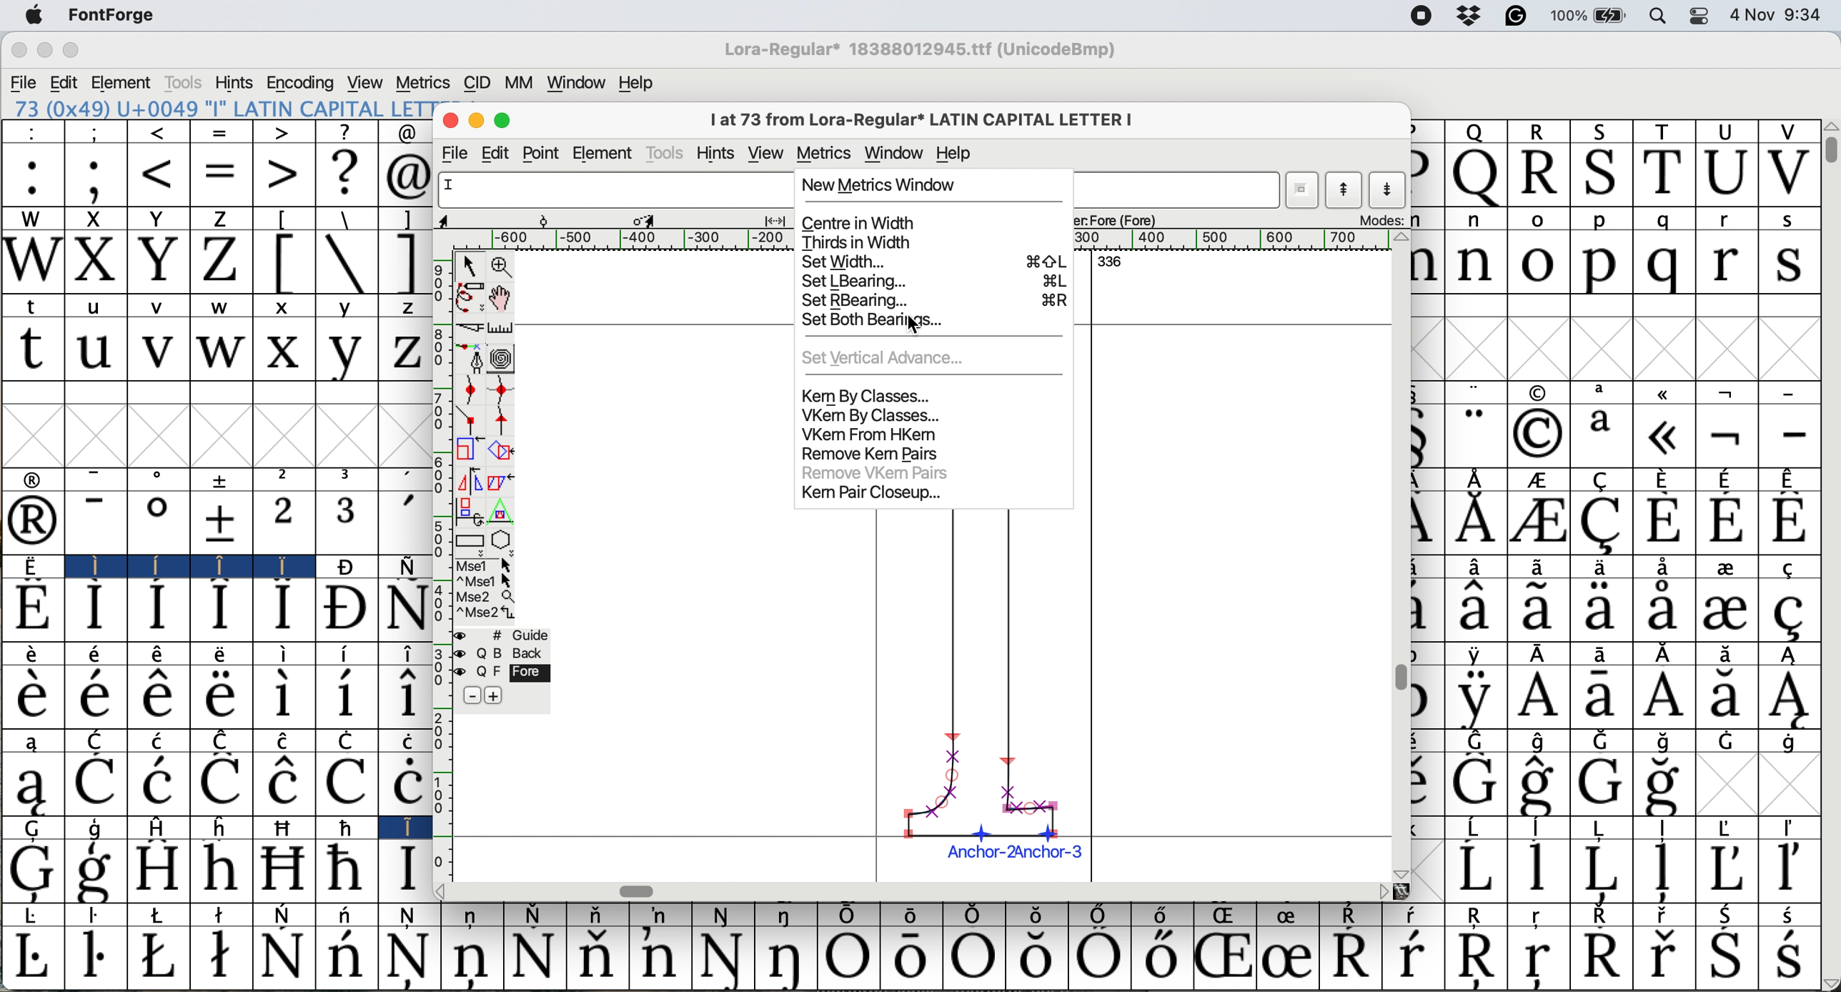 The width and height of the screenshot is (1841, 992). What do you see at coordinates (1792, 389) in the screenshot?
I see `-` at bounding box center [1792, 389].